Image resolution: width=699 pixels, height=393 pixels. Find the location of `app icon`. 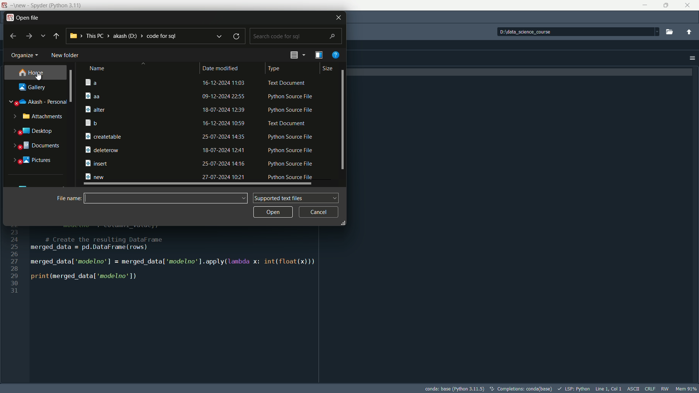

app icon is located at coordinates (4, 5).